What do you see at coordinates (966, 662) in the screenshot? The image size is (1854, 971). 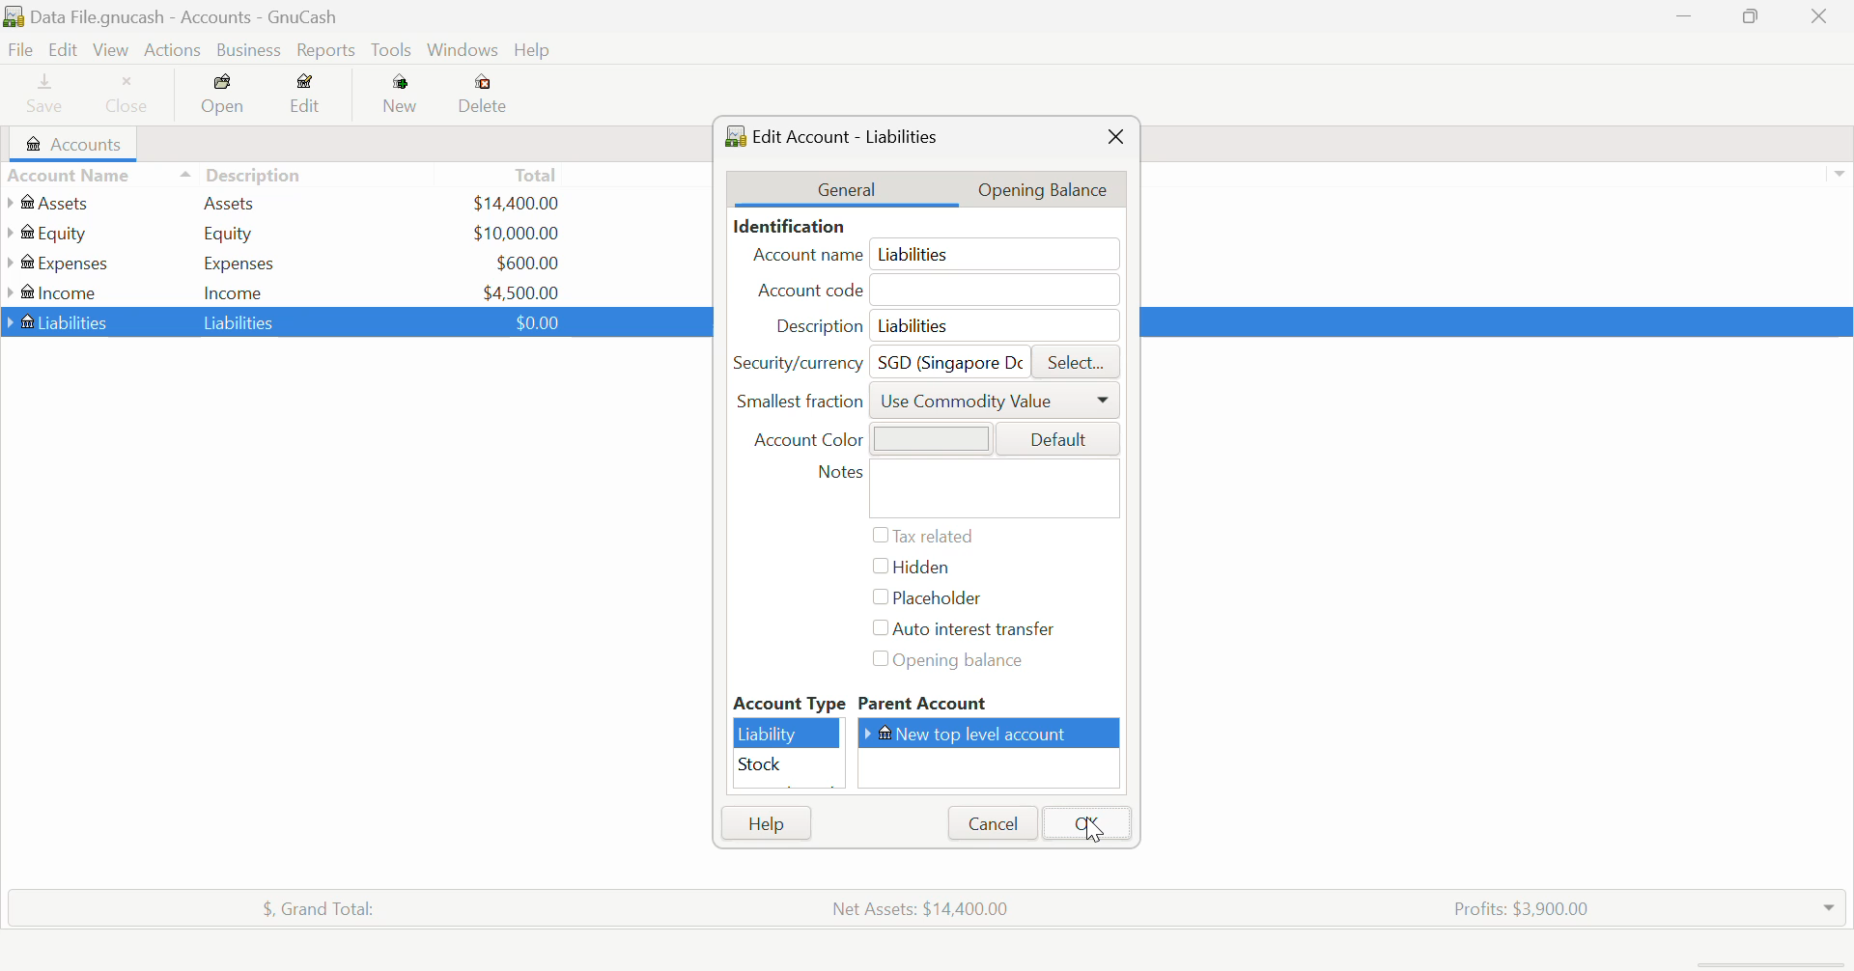 I see `Opening balance` at bounding box center [966, 662].